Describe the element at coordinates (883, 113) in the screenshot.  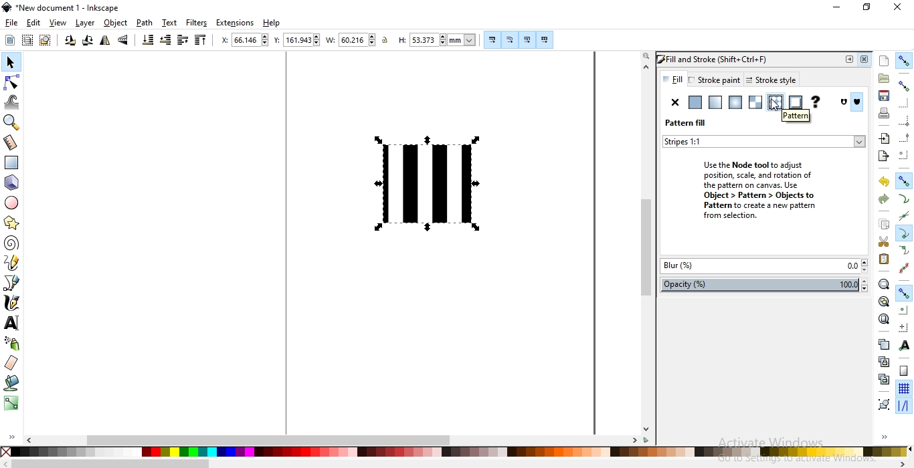
I see `print document` at that location.